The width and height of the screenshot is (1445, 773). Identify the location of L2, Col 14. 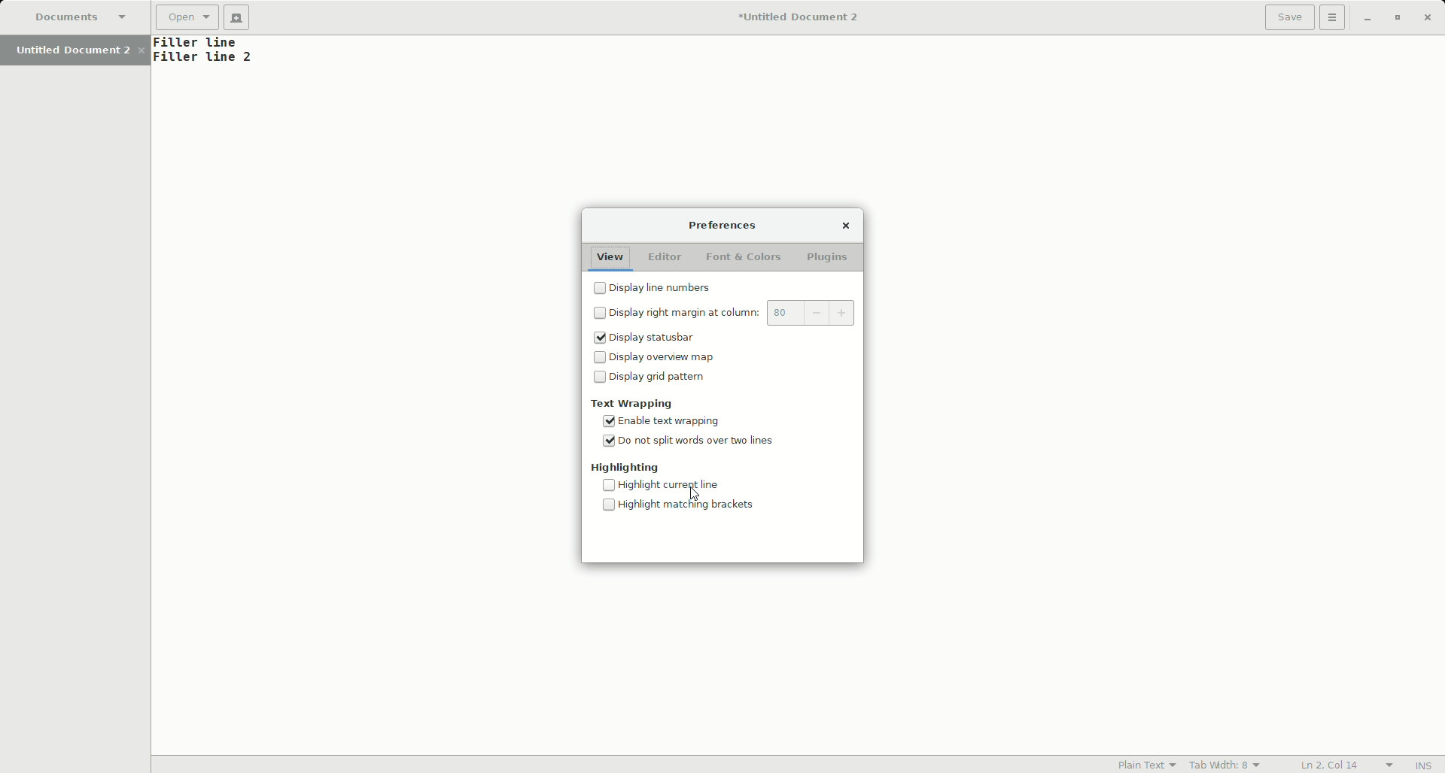
(1330, 764).